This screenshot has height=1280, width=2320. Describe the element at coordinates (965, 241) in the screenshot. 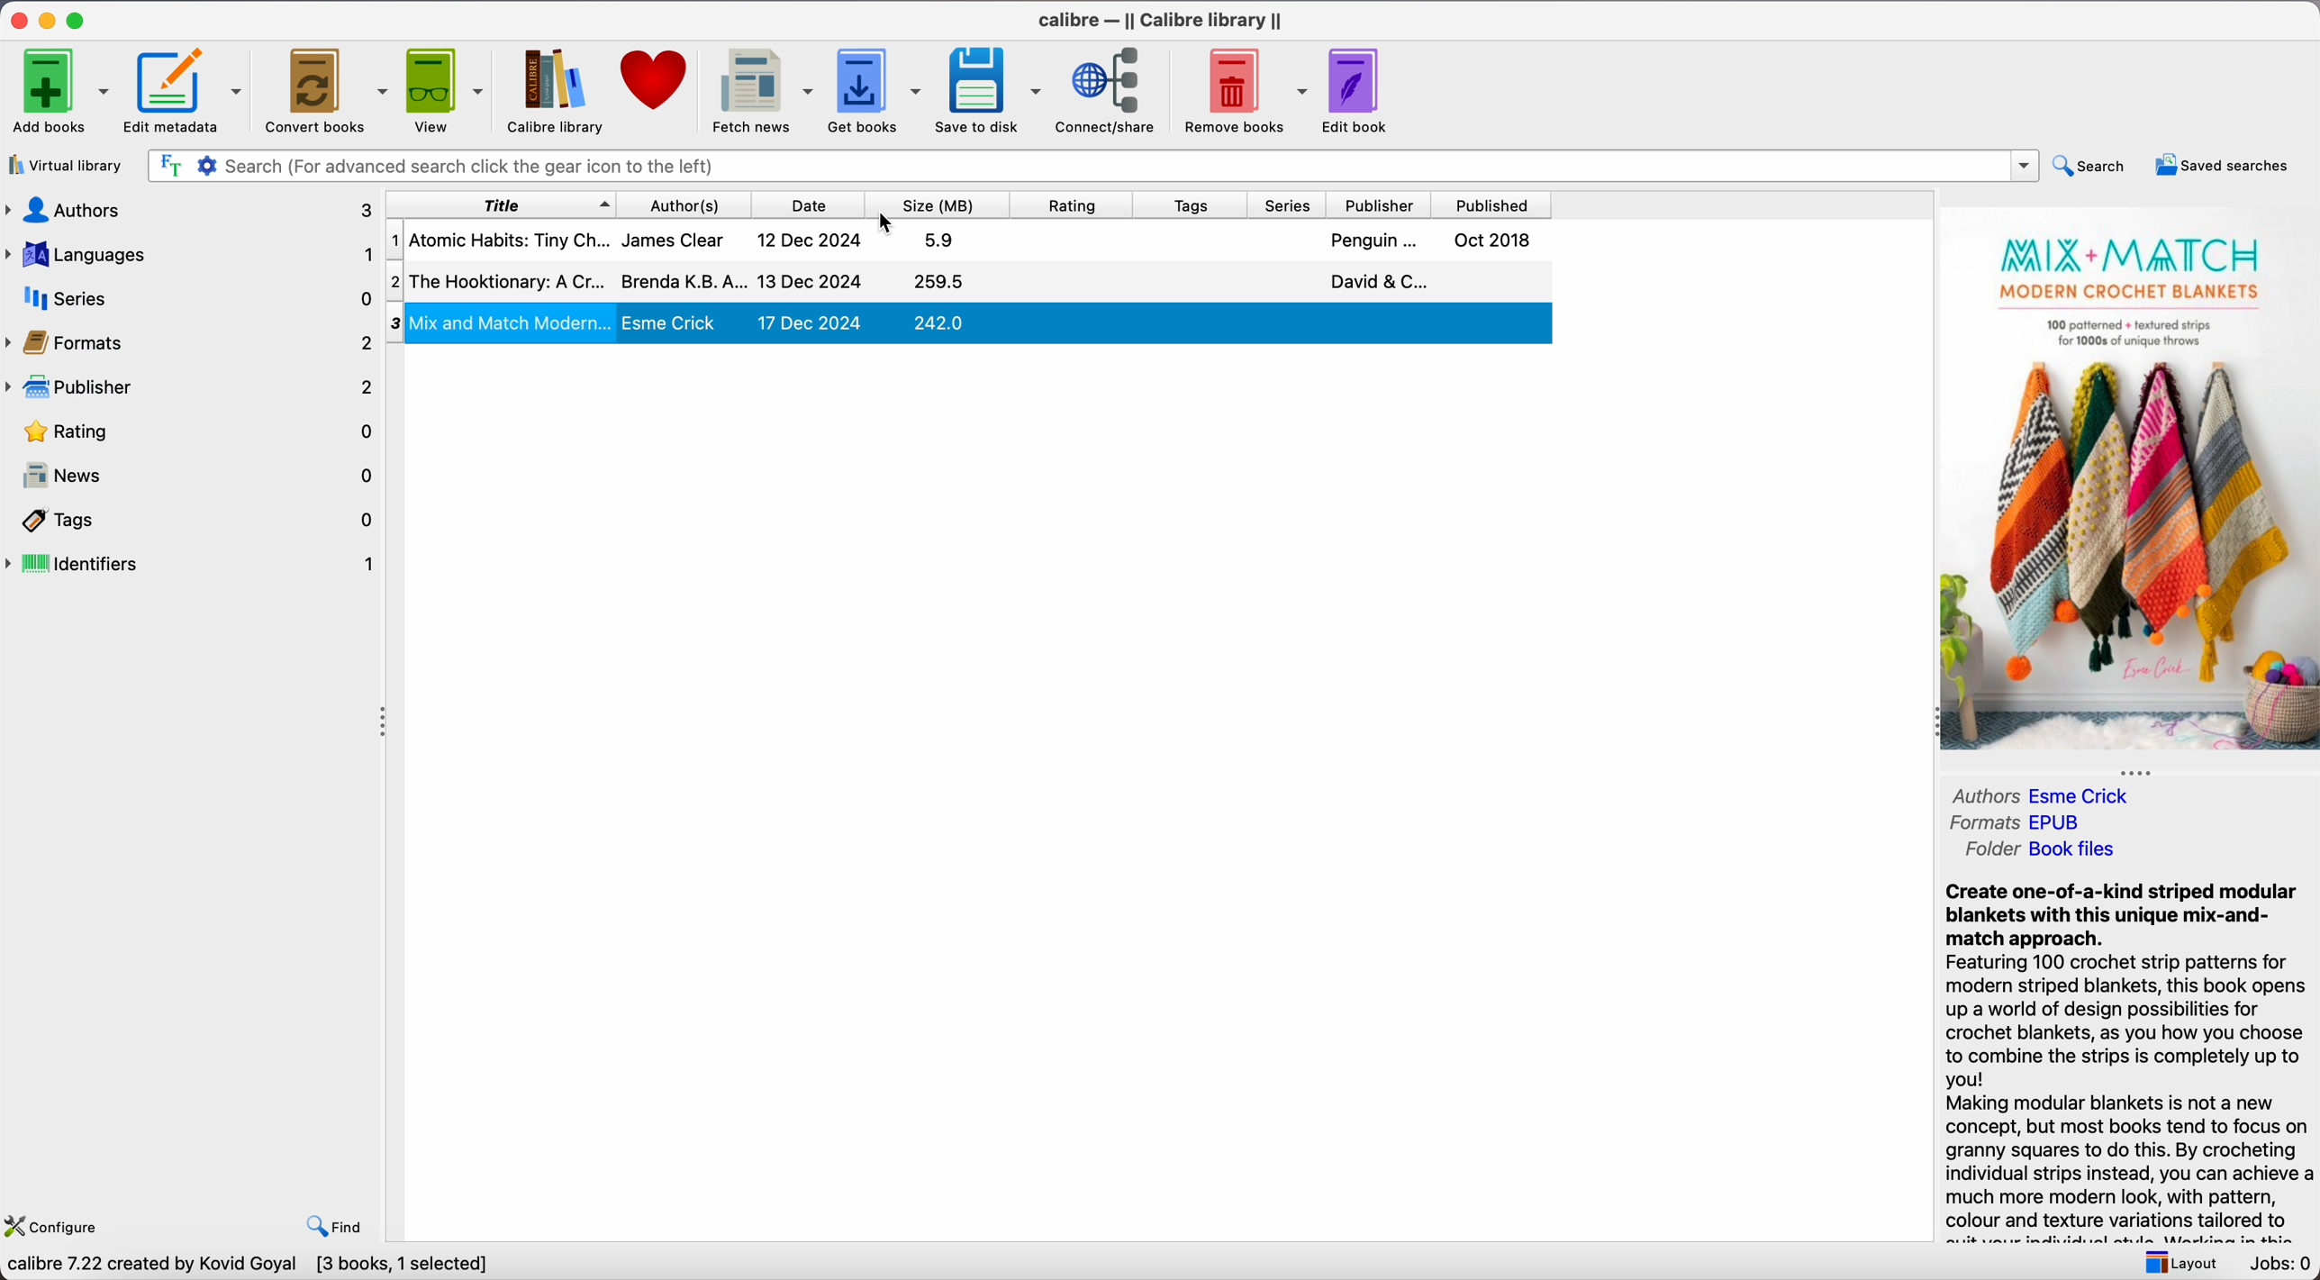

I see `atomic habits` at that location.